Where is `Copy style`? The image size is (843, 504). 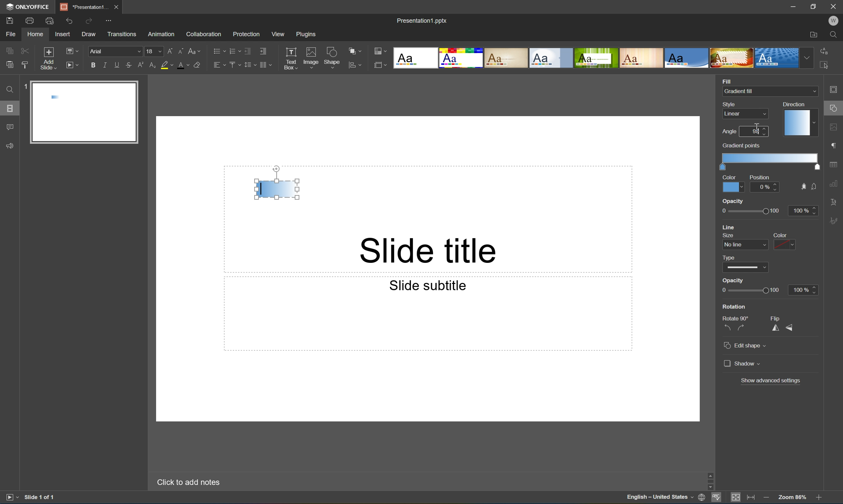
Copy style is located at coordinates (25, 65).